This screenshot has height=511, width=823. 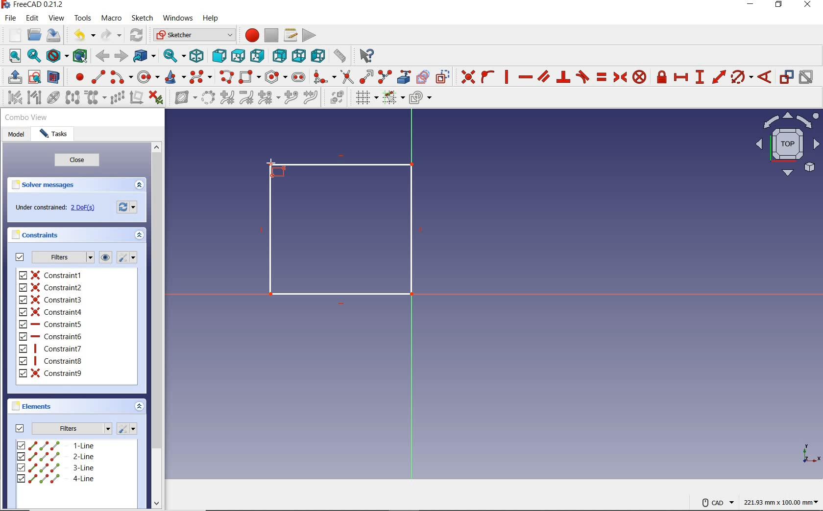 I want to click on constrain horizontal ditance, so click(x=682, y=77).